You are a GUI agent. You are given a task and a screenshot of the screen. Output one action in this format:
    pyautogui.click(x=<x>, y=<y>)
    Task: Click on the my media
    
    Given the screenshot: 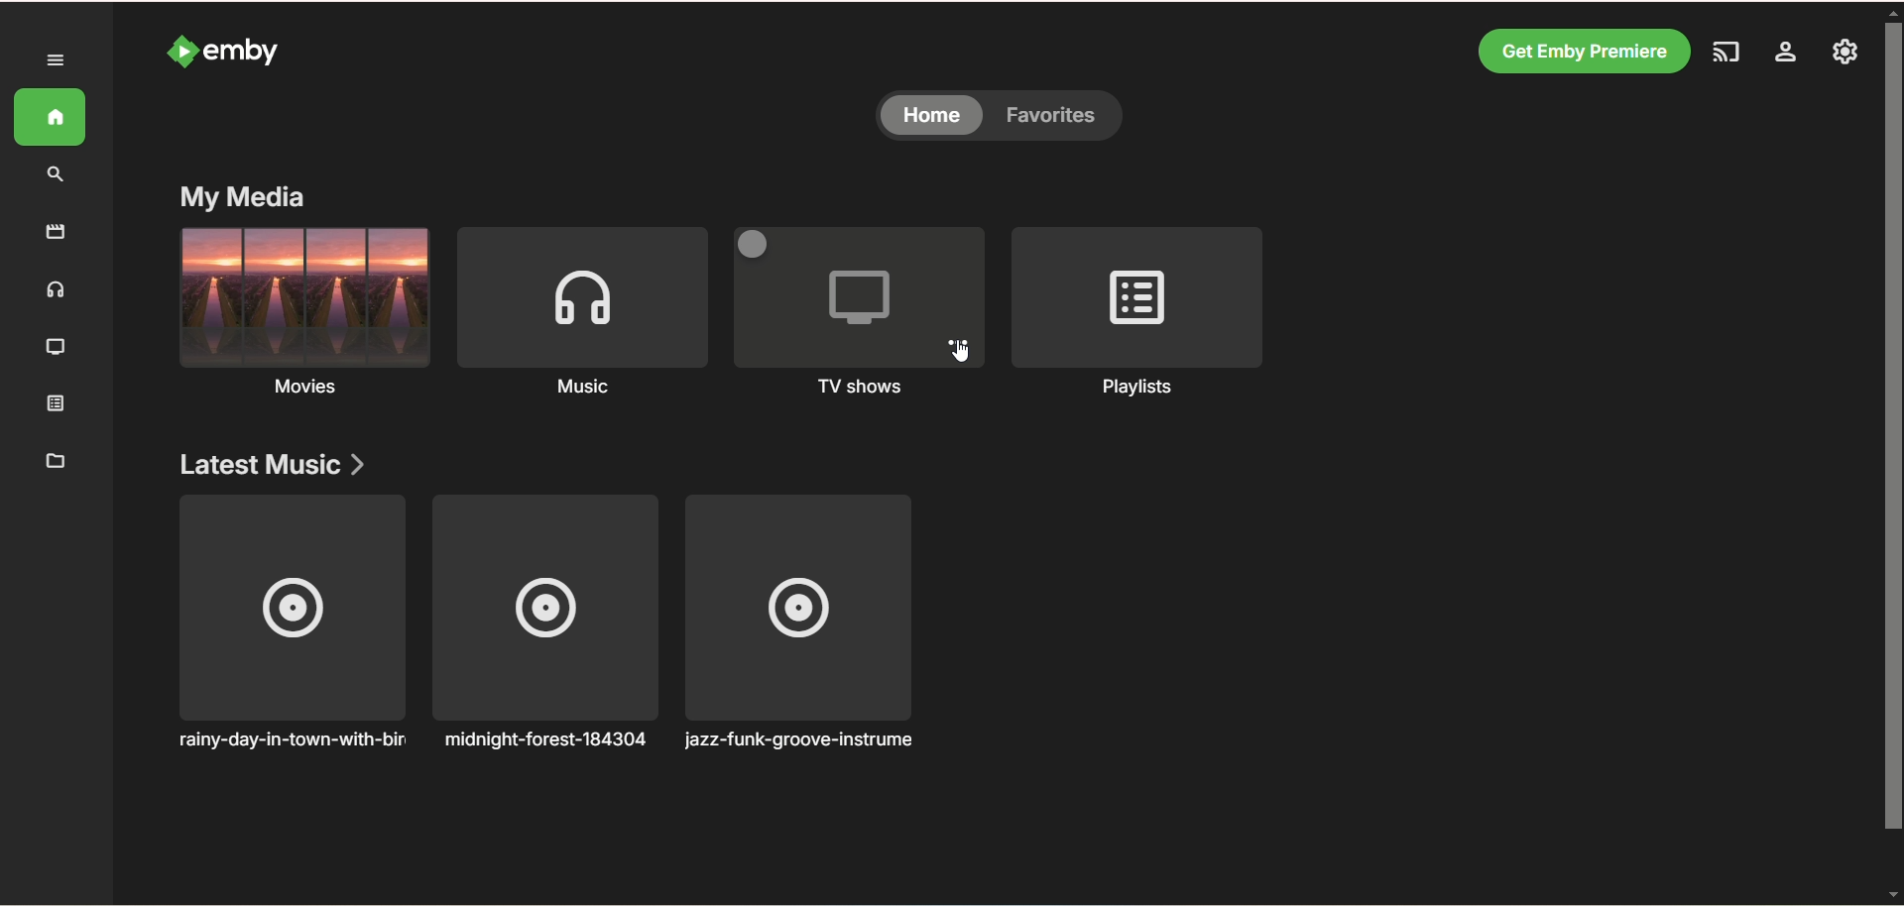 What is the action you would take?
    pyautogui.click(x=243, y=195)
    